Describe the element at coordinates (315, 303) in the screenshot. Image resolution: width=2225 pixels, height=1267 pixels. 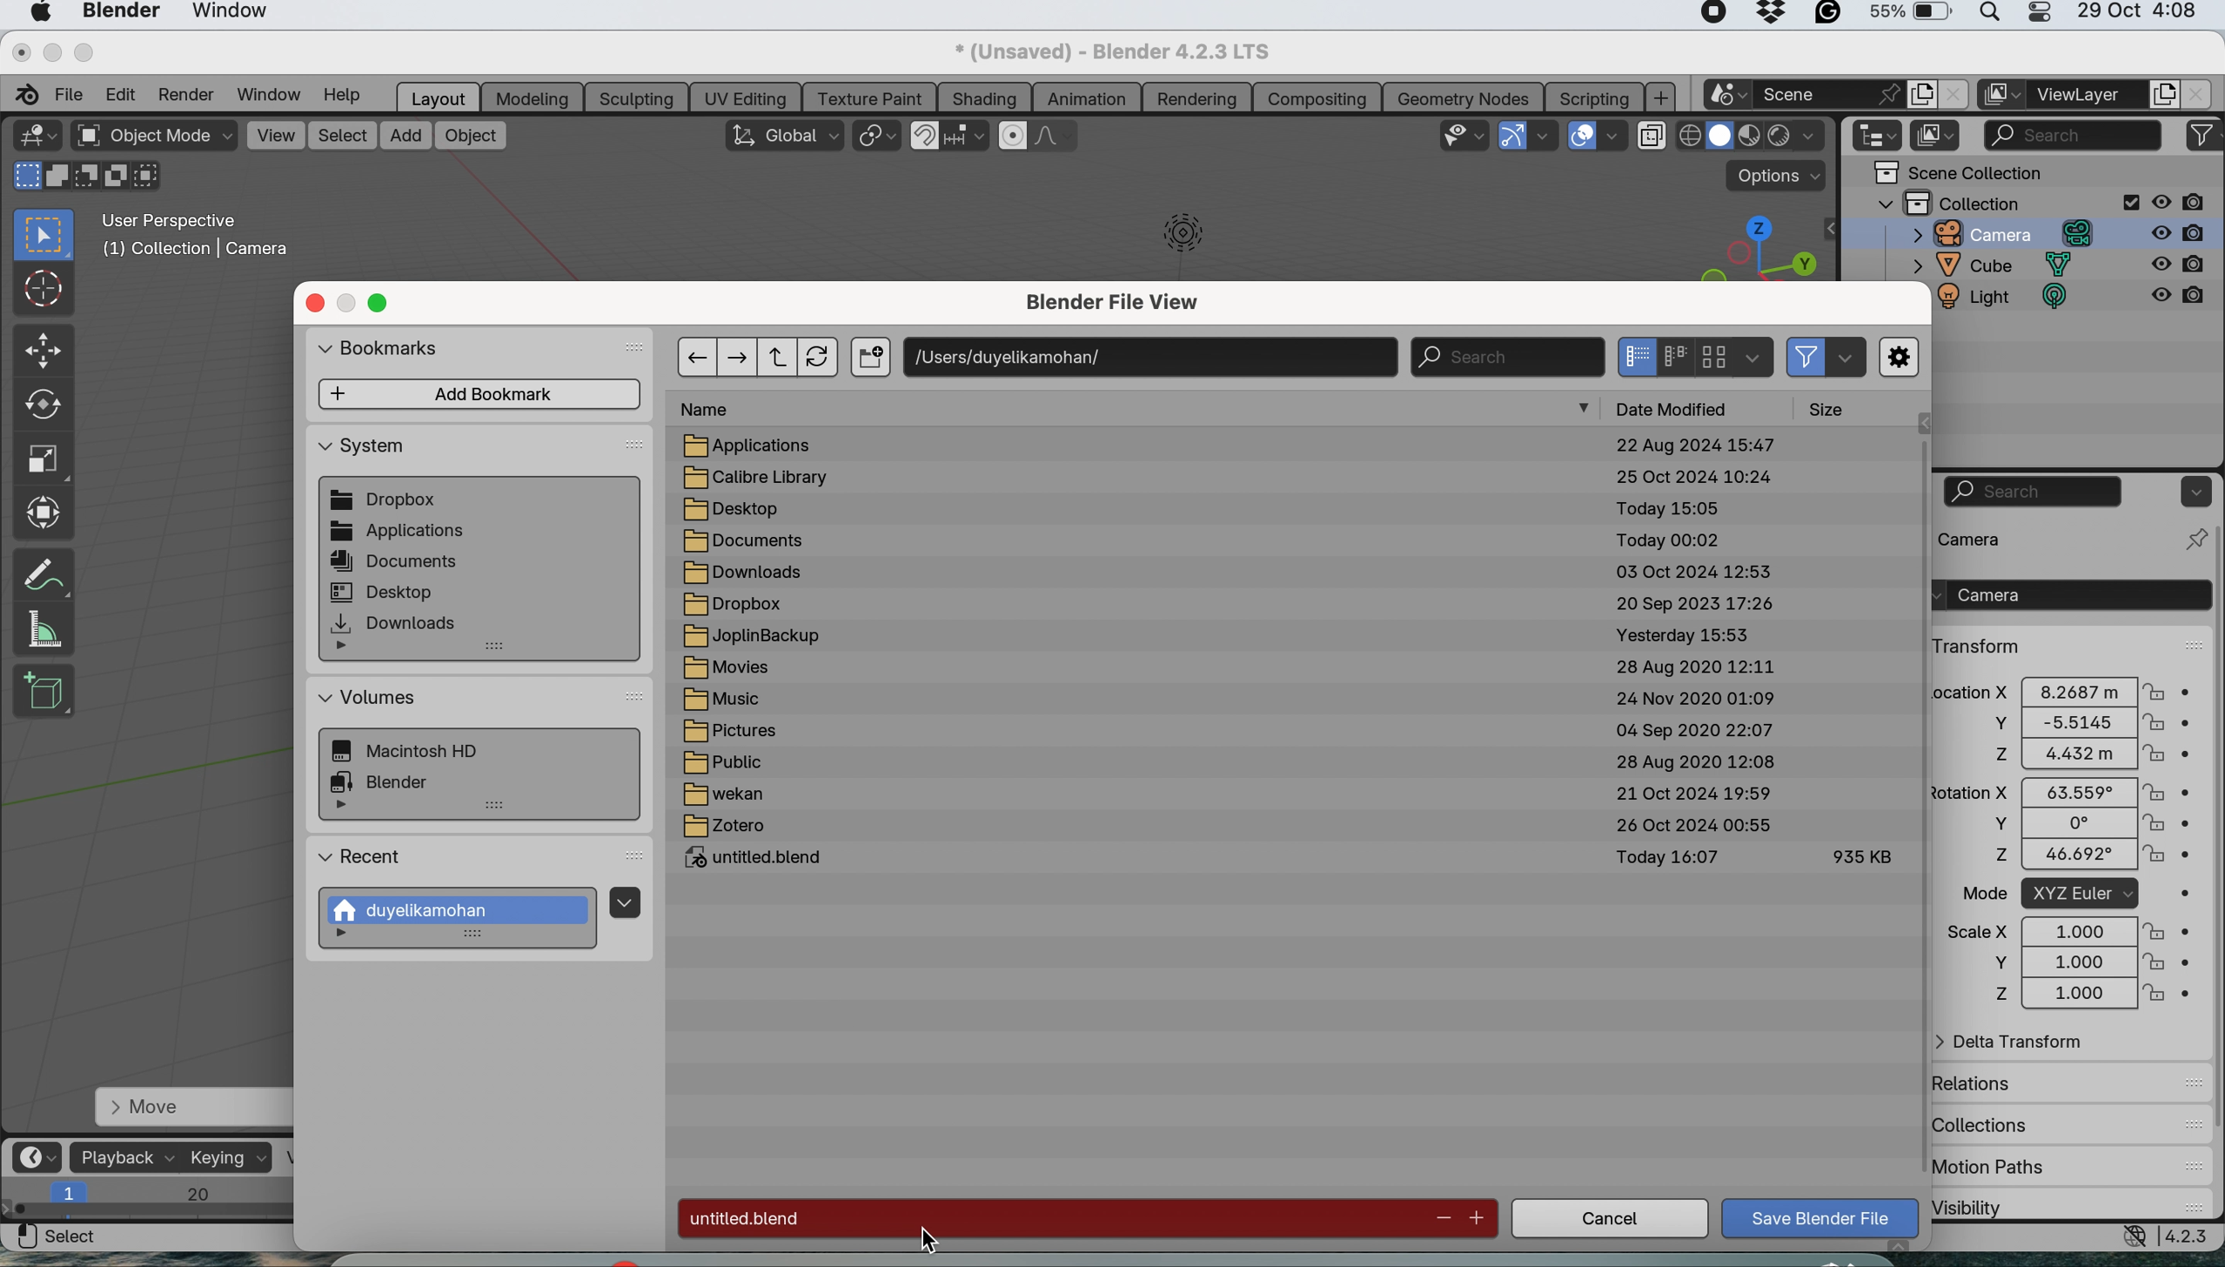
I see `close` at that location.